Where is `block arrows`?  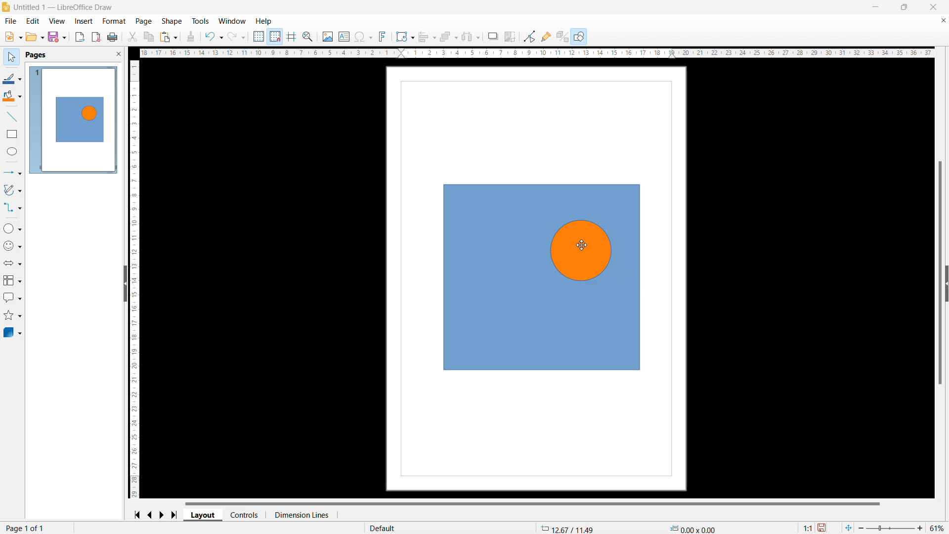
block arrows is located at coordinates (13, 264).